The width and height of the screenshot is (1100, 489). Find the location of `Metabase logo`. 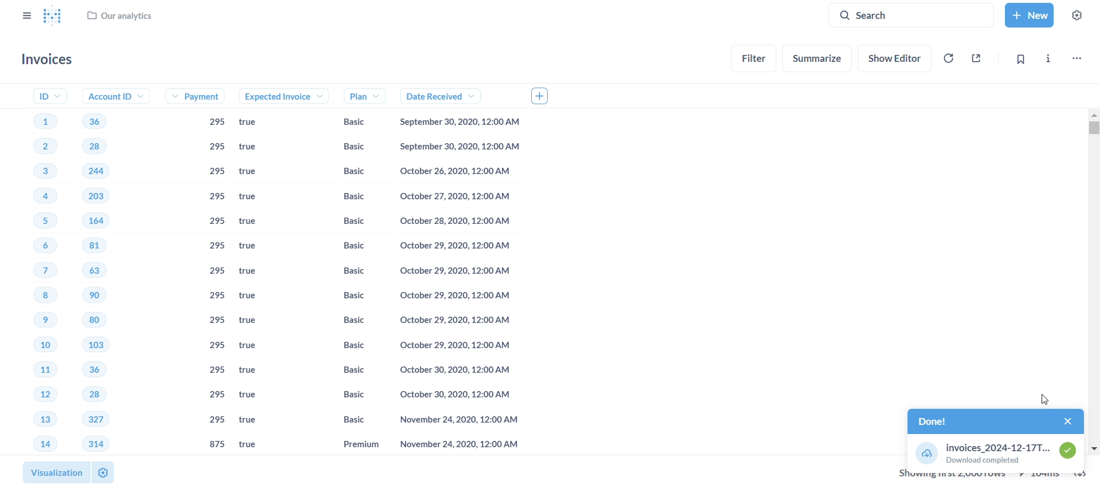

Metabase logo is located at coordinates (52, 17).